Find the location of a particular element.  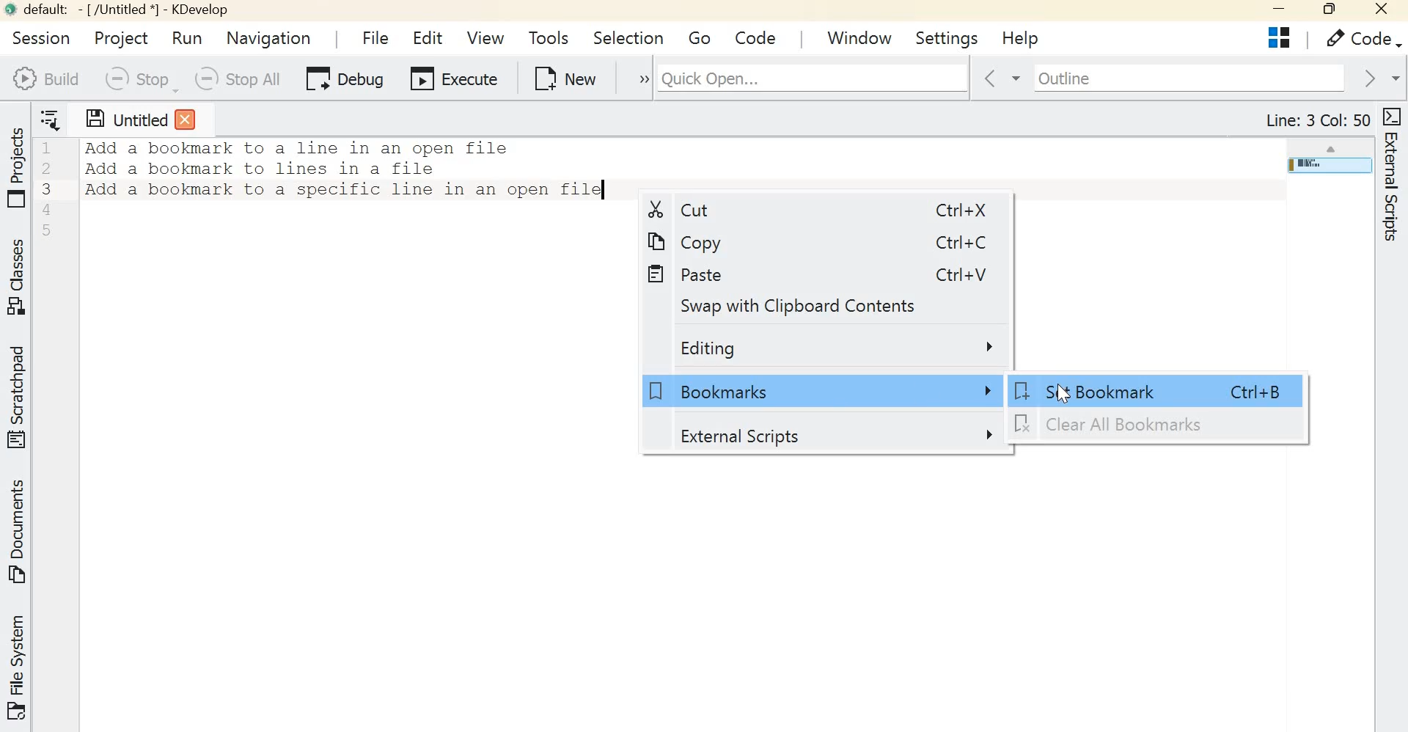

Clear all bookmarks is located at coordinates (1115, 425).